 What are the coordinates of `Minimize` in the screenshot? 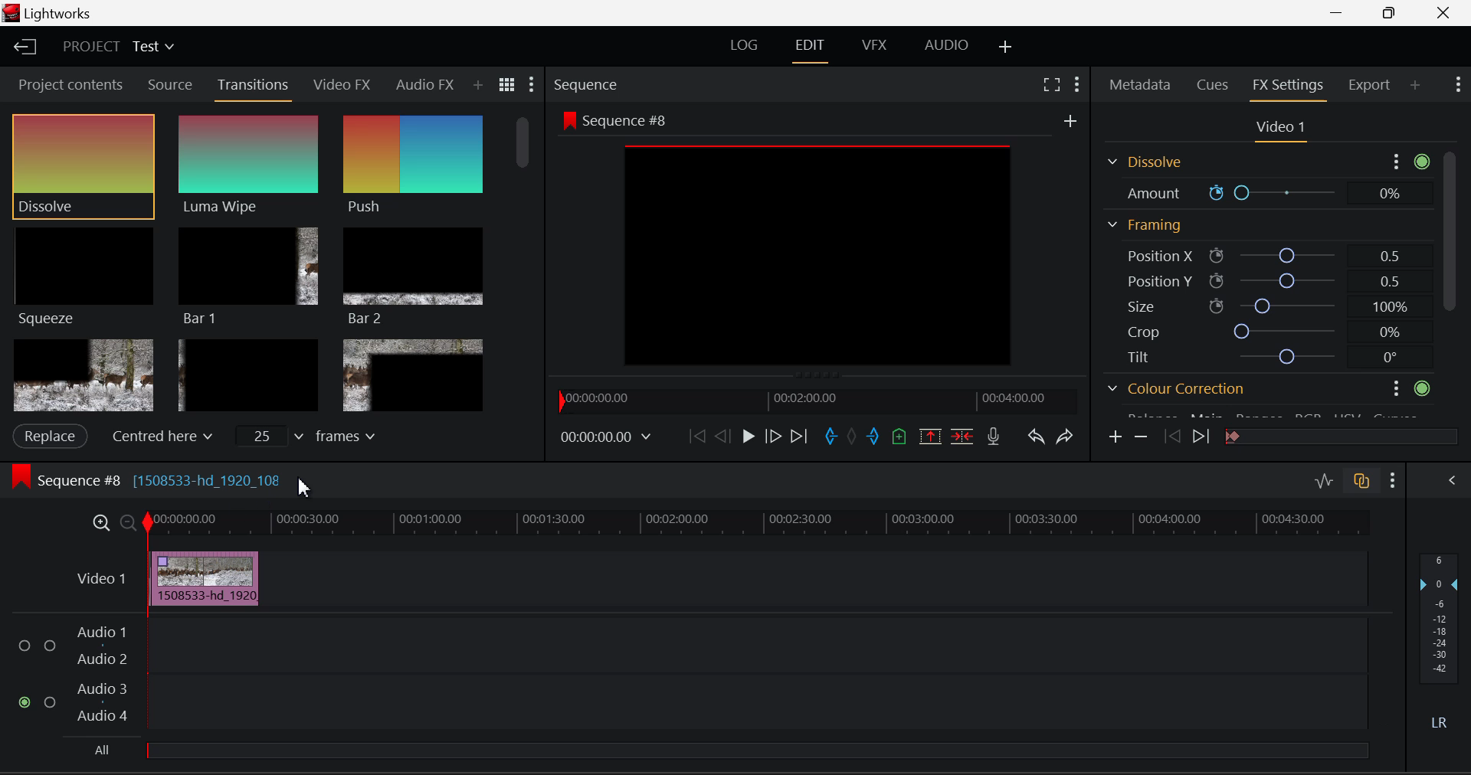 It's located at (1392, 13).